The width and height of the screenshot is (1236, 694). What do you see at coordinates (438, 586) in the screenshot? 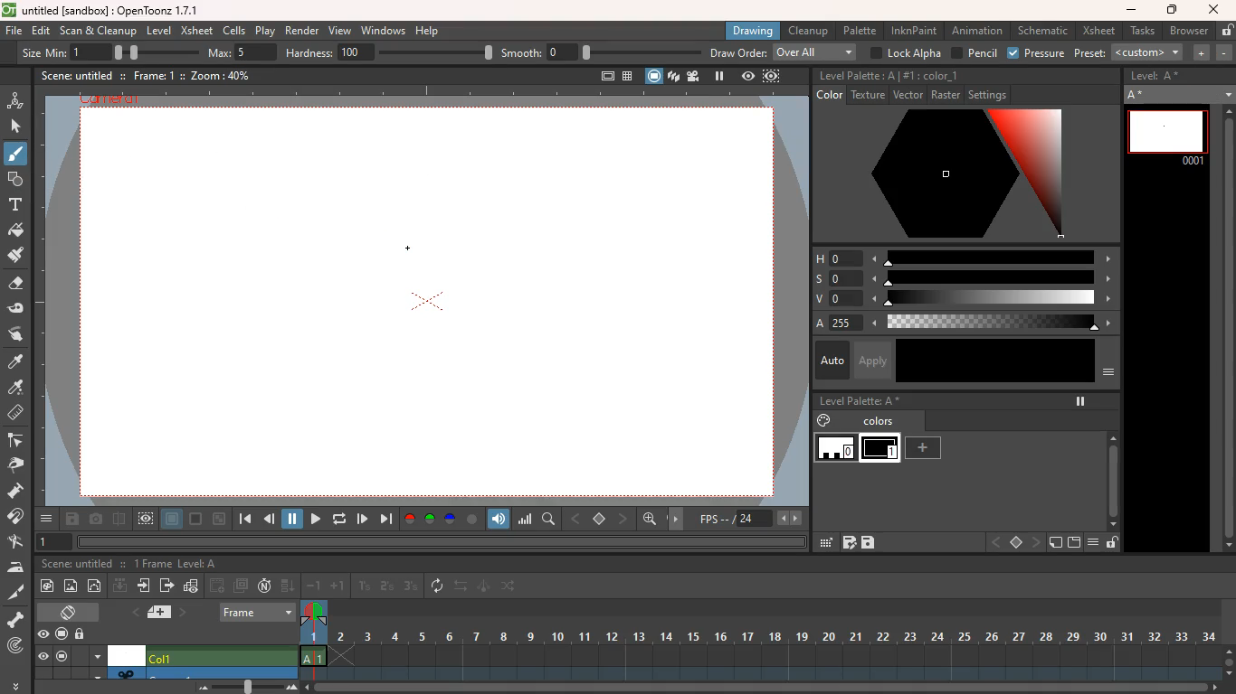
I see `refresh` at bounding box center [438, 586].